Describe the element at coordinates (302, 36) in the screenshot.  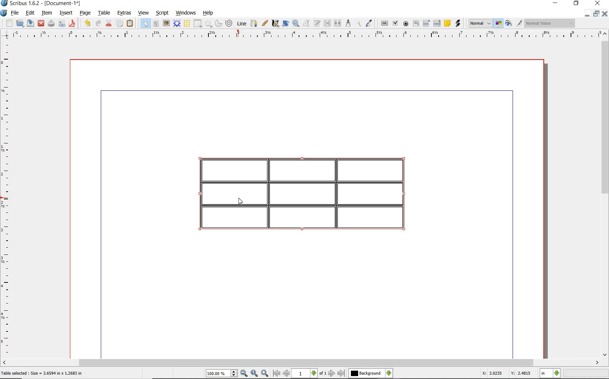
I see `ruler` at that location.